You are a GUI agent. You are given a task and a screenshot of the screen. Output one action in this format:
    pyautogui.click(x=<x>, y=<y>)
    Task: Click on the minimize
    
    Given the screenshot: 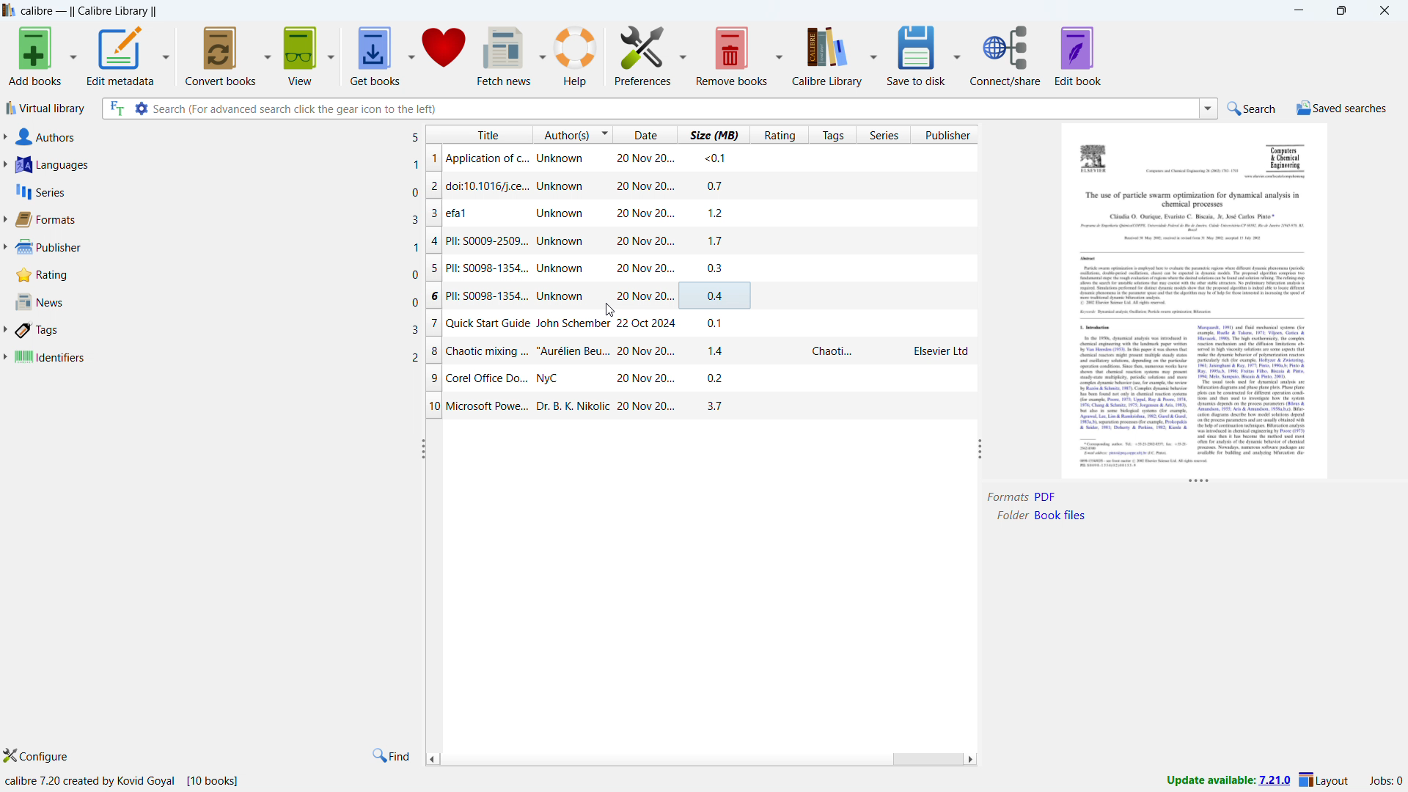 What is the action you would take?
    pyautogui.click(x=1300, y=9)
    